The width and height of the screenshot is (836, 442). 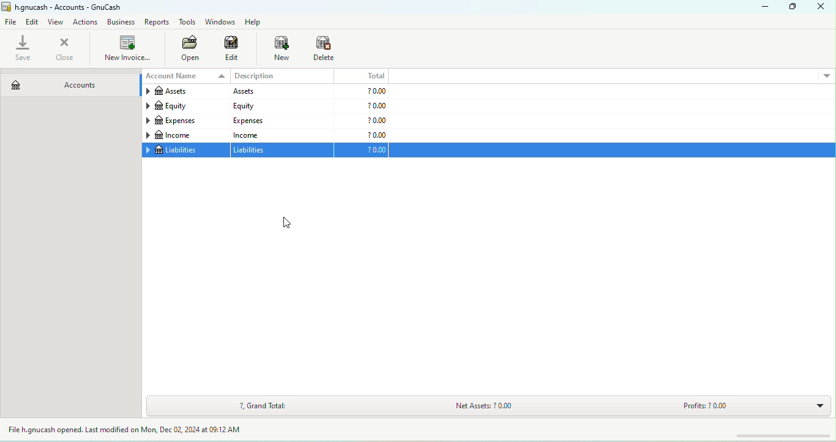 I want to click on tools, so click(x=188, y=23).